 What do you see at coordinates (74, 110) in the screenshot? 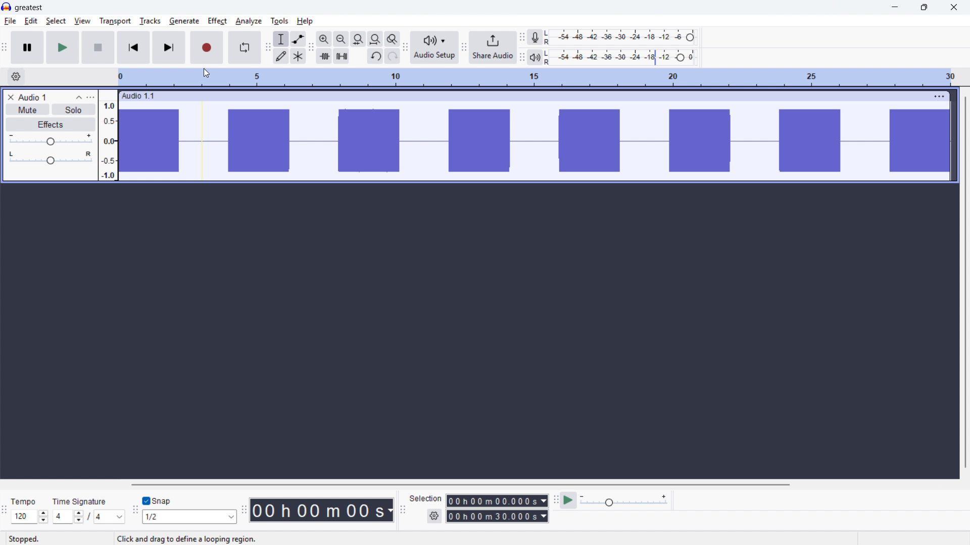
I see `Solo ` at bounding box center [74, 110].